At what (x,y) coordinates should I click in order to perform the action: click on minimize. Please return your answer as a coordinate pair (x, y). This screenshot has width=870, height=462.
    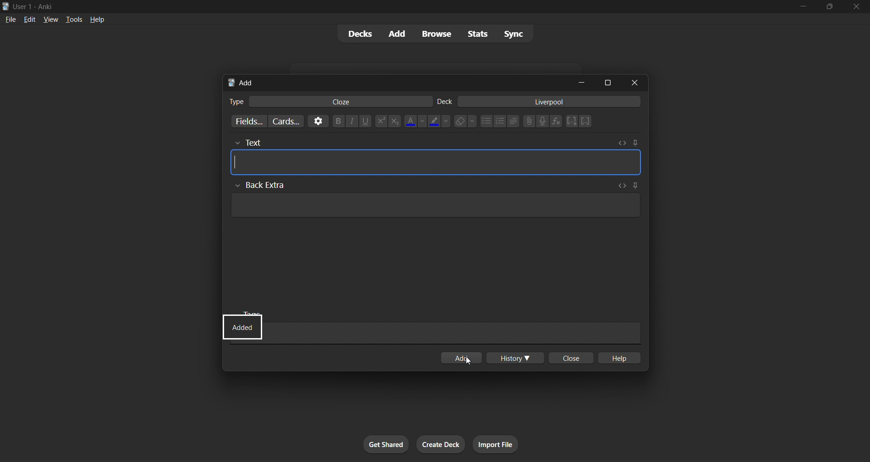
    Looking at the image, I should click on (804, 7).